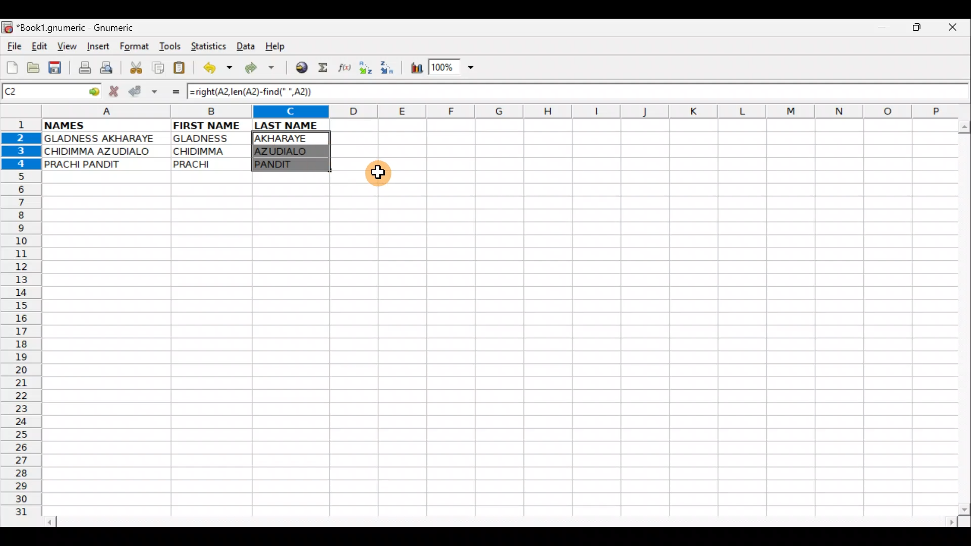 Image resolution: width=971 pixels, height=546 pixels. I want to click on Cursor, so click(382, 176).